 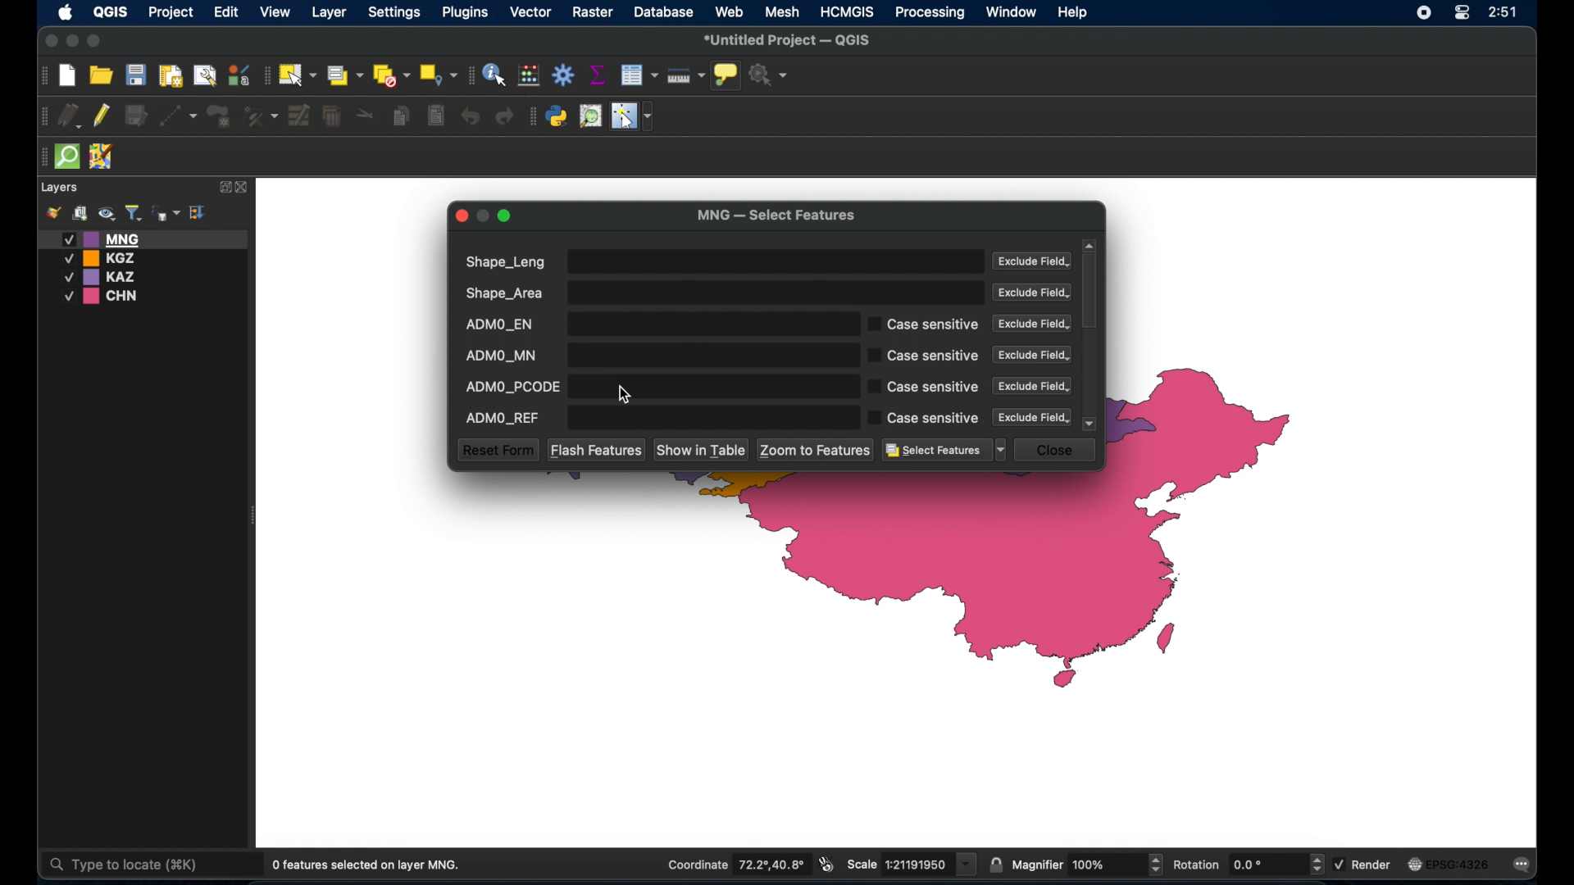 I want to click on raster, so click(x=595, y=13).